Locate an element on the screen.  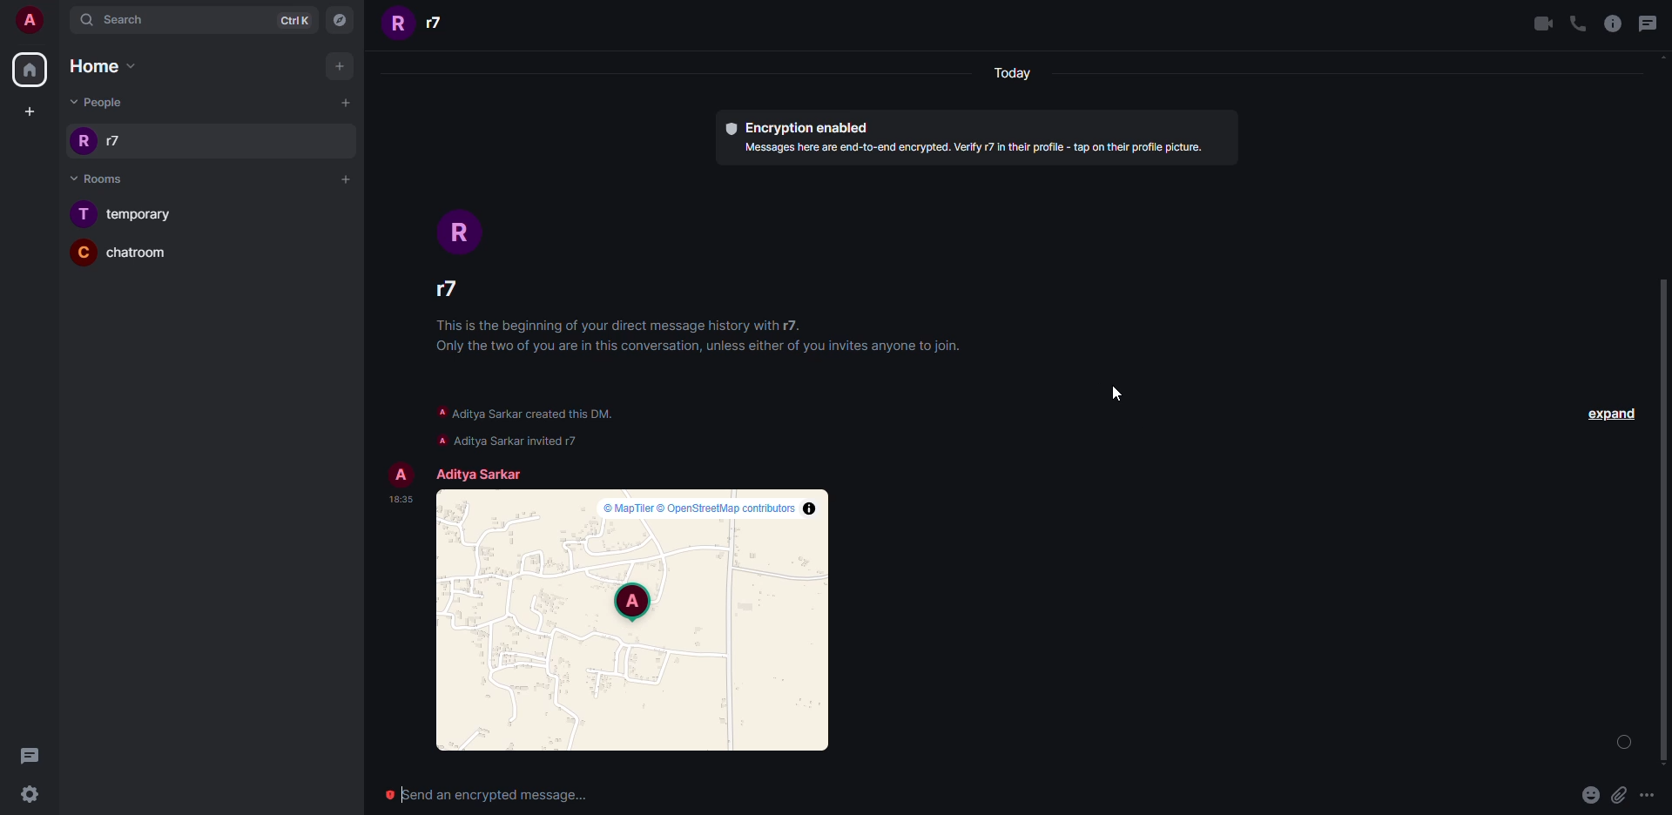
Home is located at coordinates (102, 67).